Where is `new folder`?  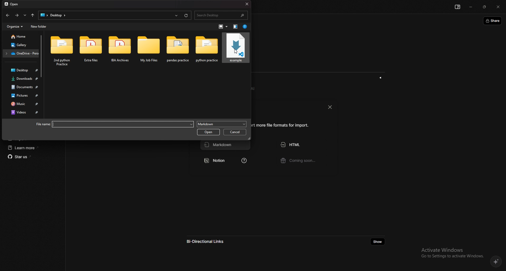
new folder is located at coordinates (39, 27).